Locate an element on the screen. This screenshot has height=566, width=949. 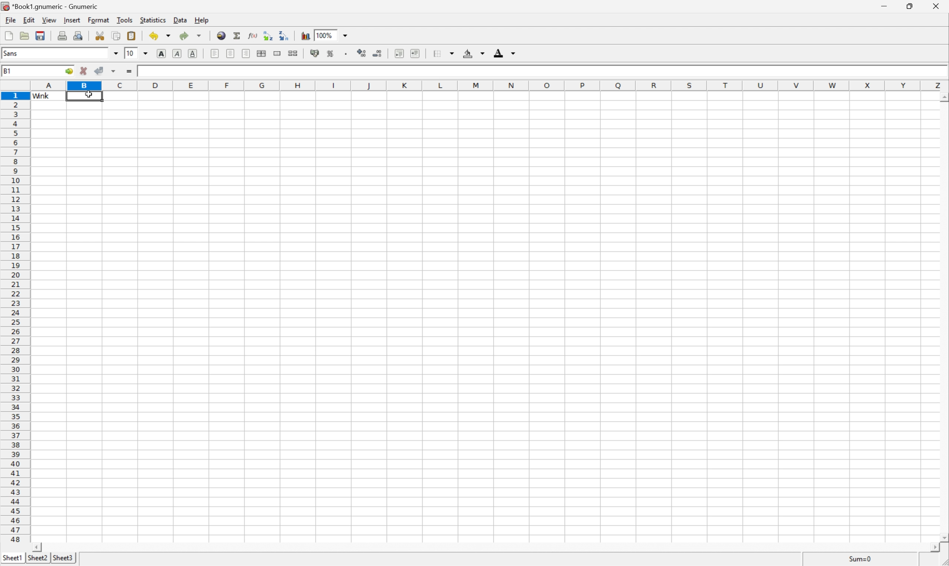
borders is located at coordinates (443, 53).